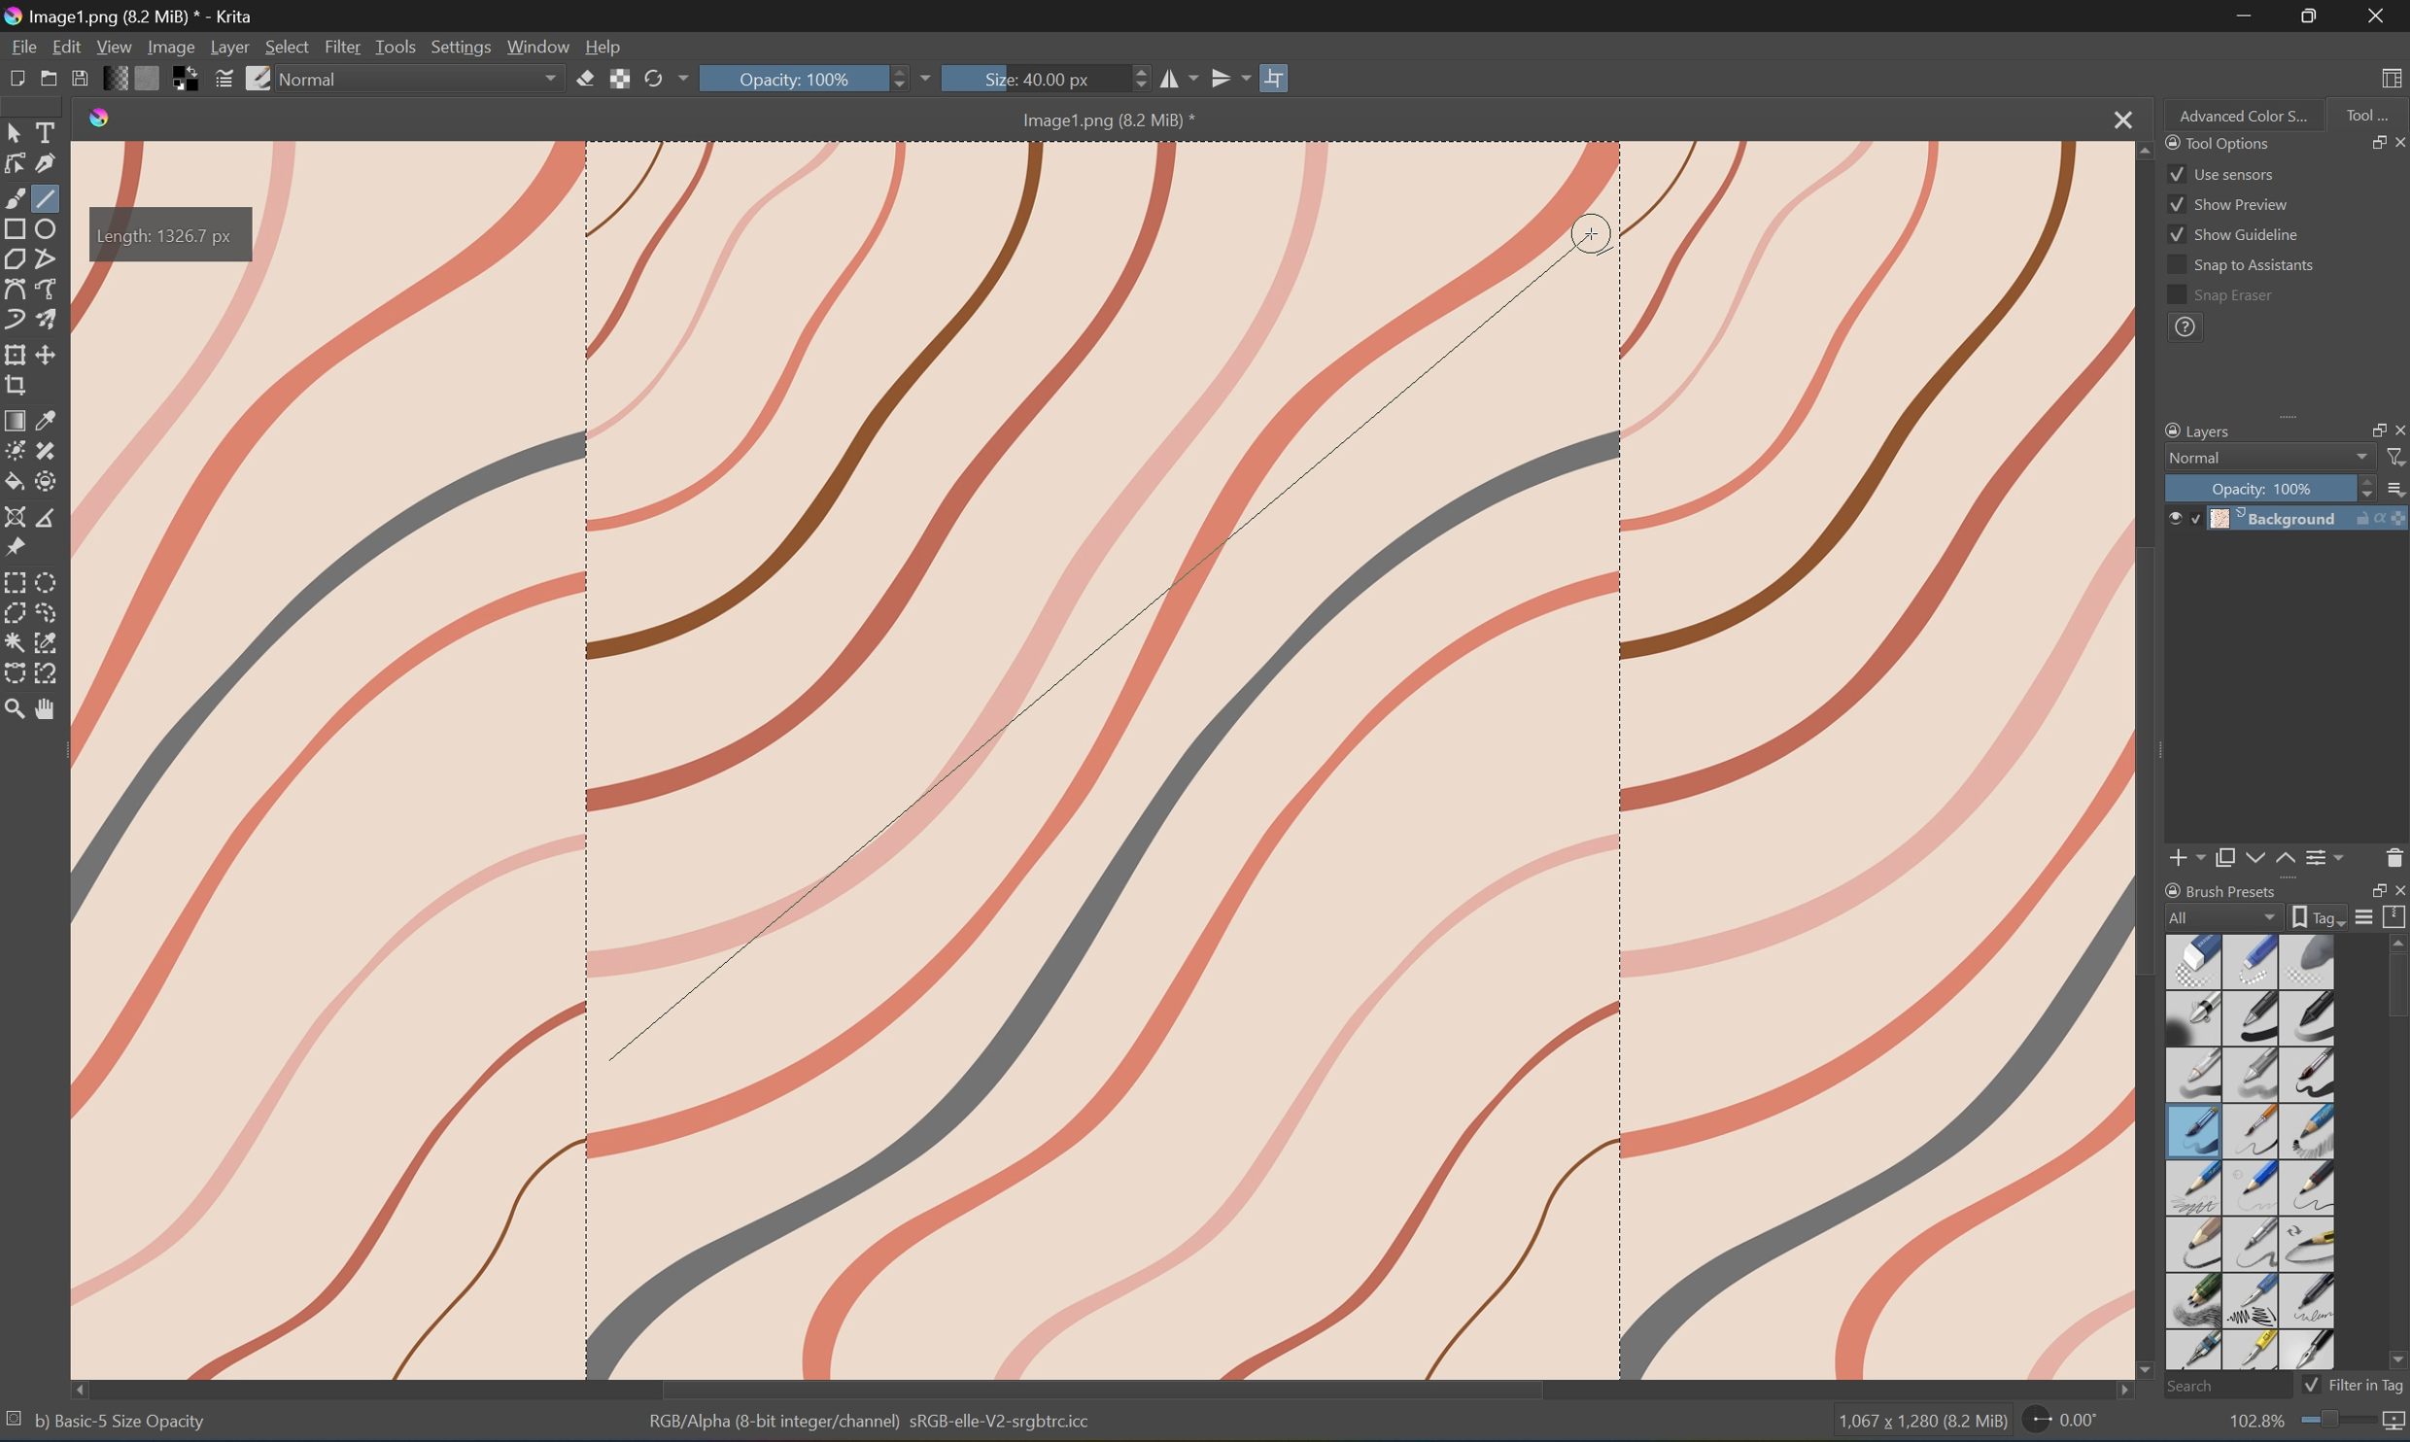 This screenshot has height=1442, width=2410. I want to click on Scroll Down, so click(2394, 1360).